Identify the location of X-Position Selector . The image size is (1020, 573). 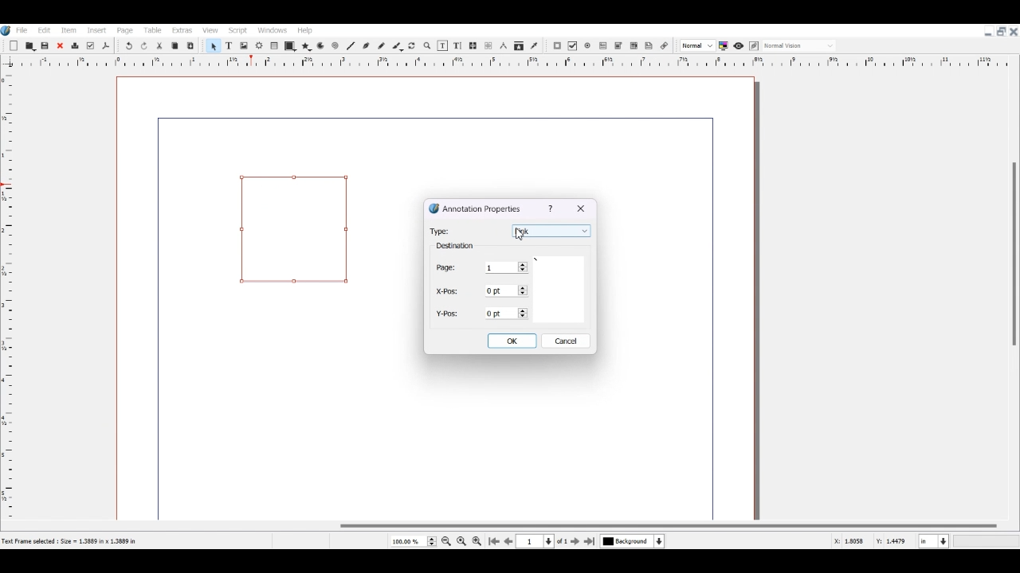
(481, 290).